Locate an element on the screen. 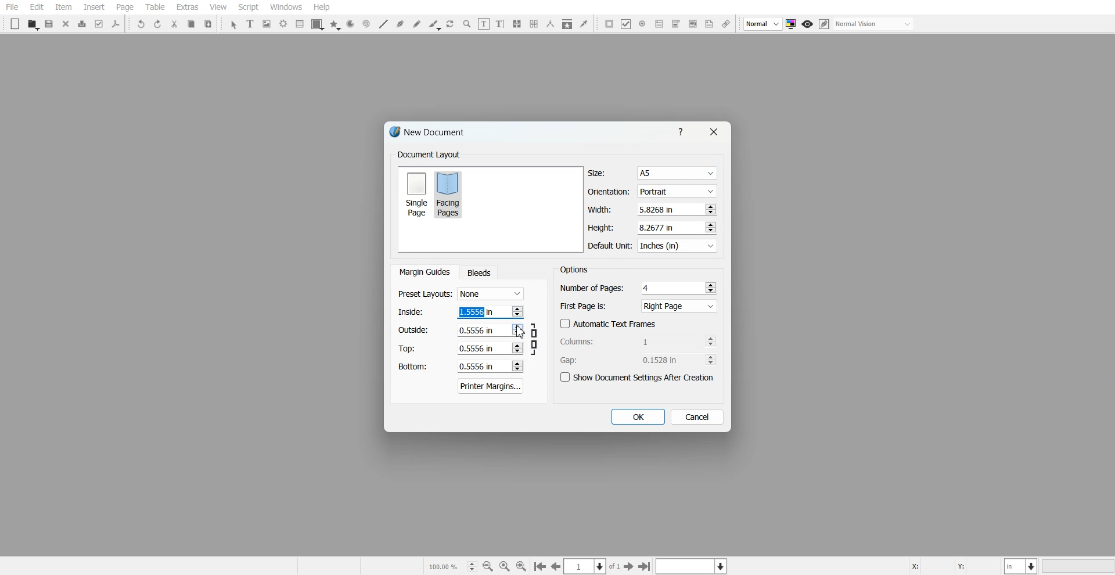 This screenshot has height=575, width=1115. Unlink Text Frame is located at coordinates (534, 24).